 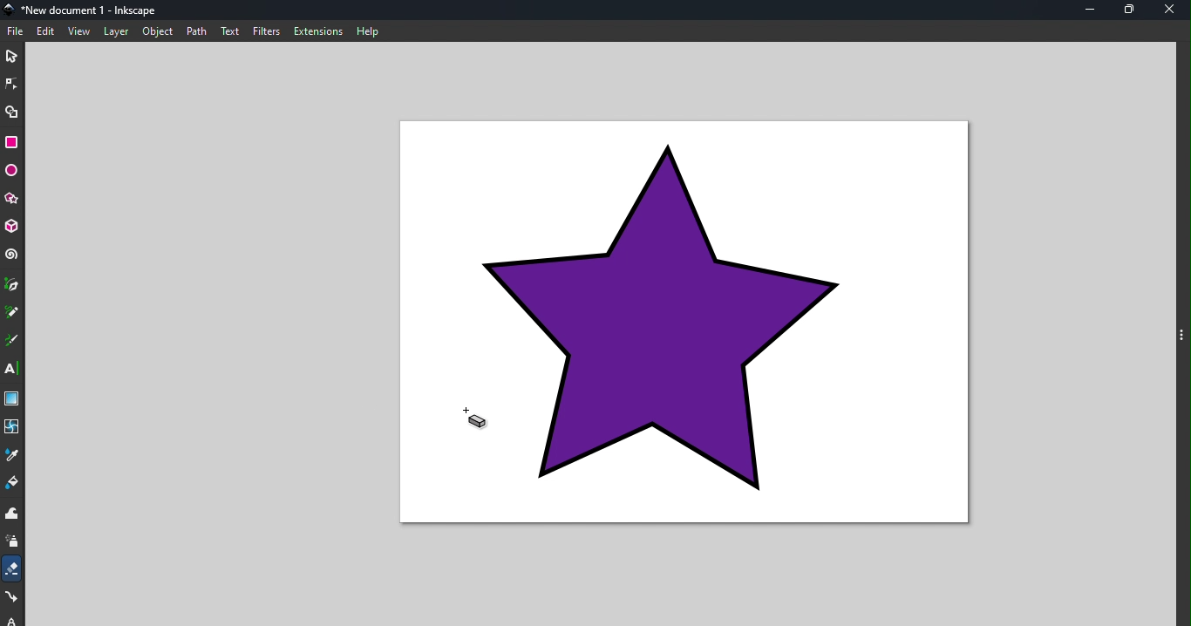 I want to click on object, so click(x=158, y=31).